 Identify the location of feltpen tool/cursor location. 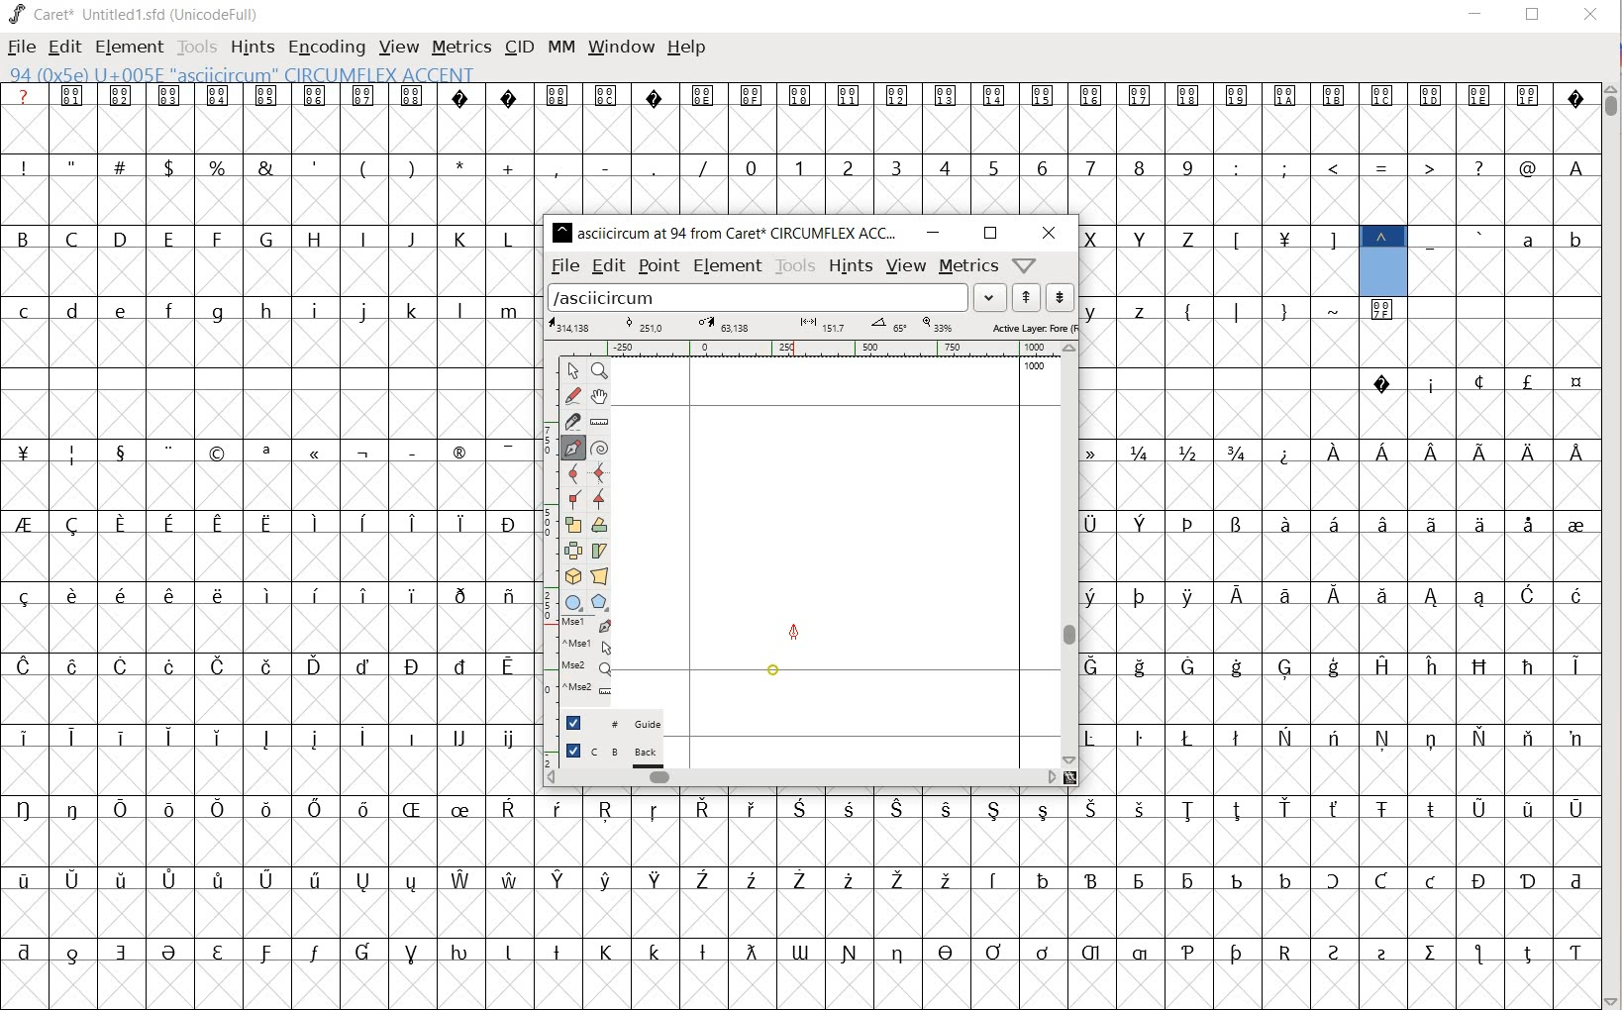
(794, 634).